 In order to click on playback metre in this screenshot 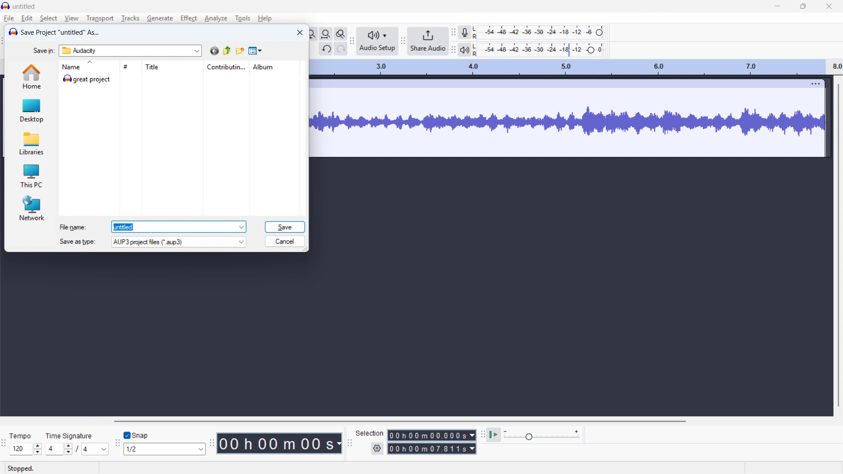, I will do `click(464, 50)`.